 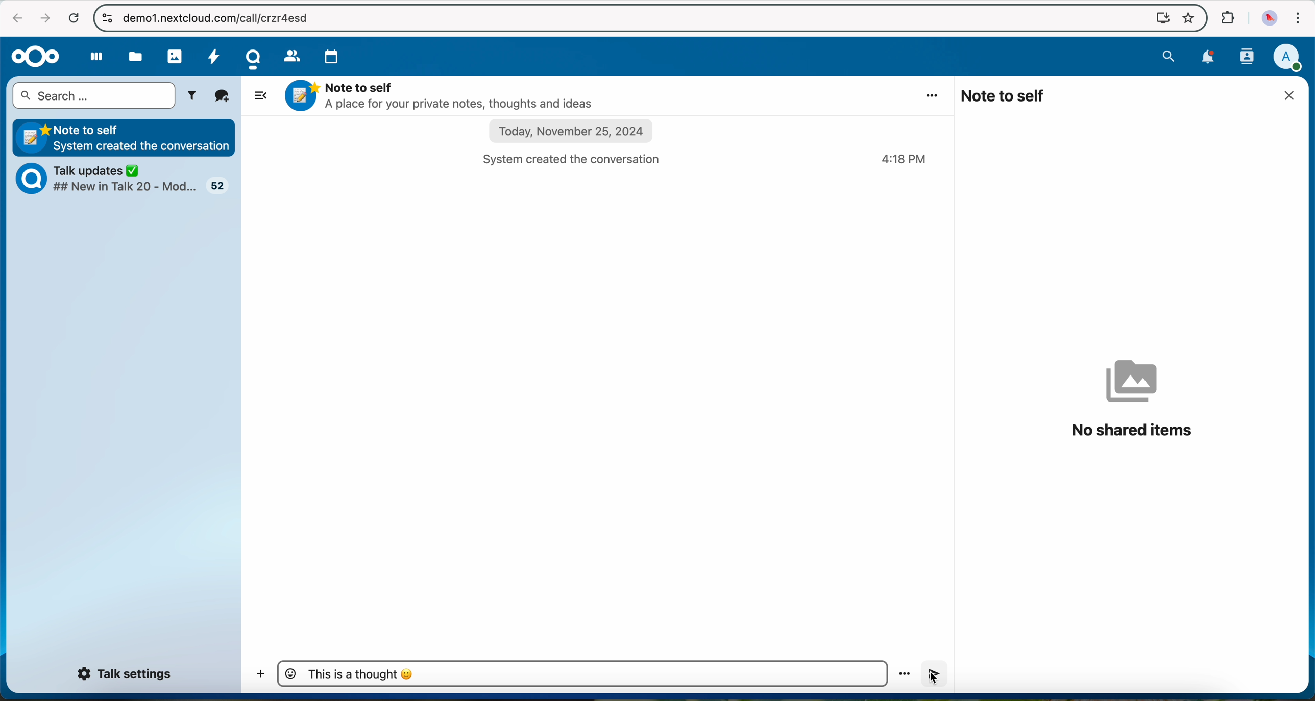 I want to click on Note to self, so click(x=443, y=95).